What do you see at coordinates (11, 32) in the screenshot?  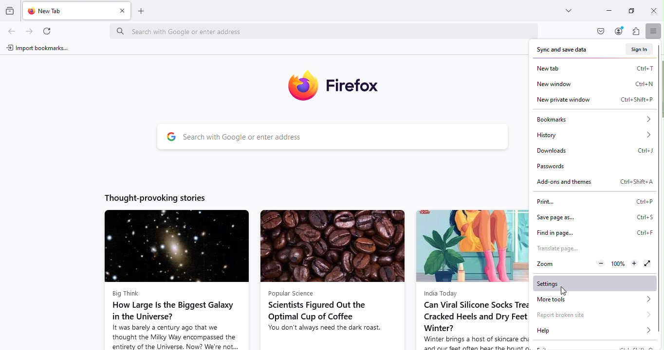 I see `Go back one page` at bounding box center [11, 32].